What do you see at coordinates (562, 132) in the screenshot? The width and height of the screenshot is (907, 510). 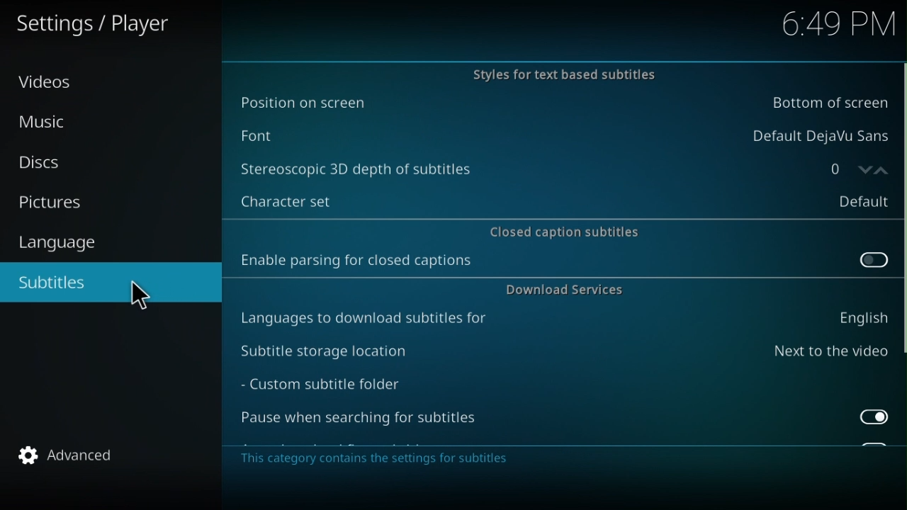 I see `Font` at bounding box center [562, 132].